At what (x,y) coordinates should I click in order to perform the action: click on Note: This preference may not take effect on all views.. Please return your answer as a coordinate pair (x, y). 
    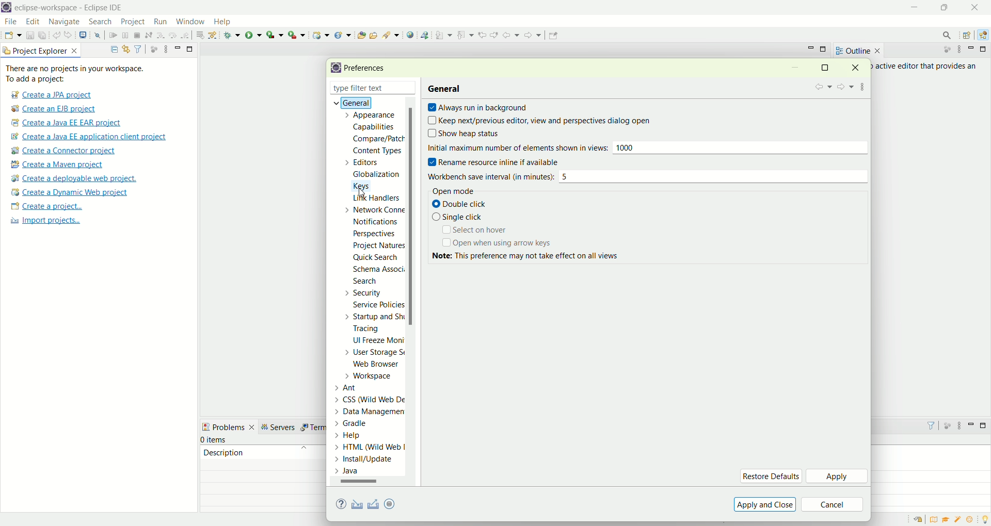
    Looking at the image, I should click on (535, 259).